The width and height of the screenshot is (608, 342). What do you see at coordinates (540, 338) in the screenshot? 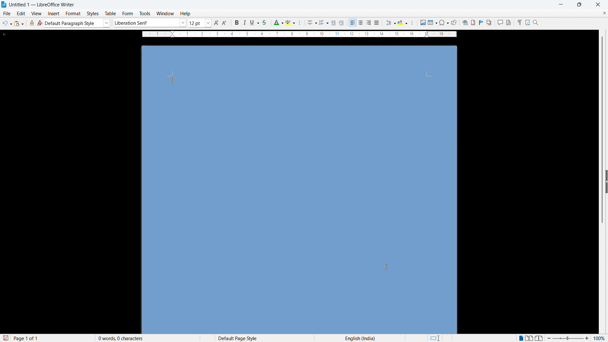
I see `Bookview ` at bounding box center [540, 338].